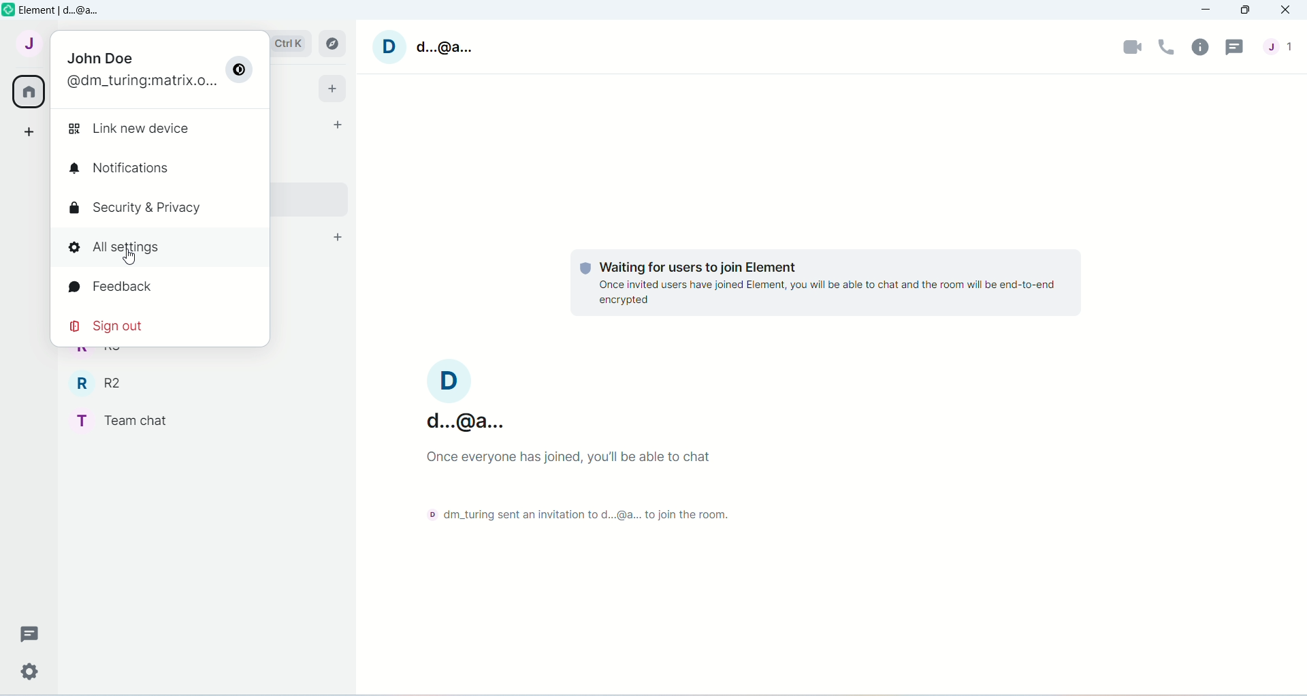  Describe the element at coordinates (1281, 51) in the screenshot. I see `People` at that location.